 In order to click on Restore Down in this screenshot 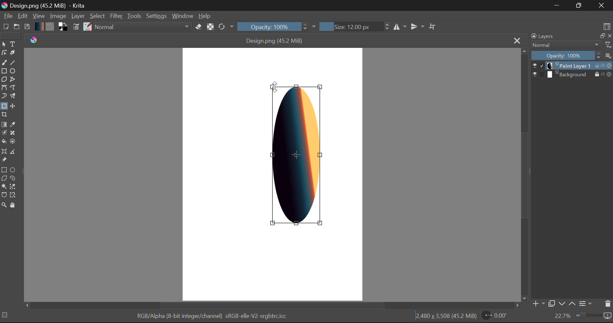, I will do `click(556, 5)`.